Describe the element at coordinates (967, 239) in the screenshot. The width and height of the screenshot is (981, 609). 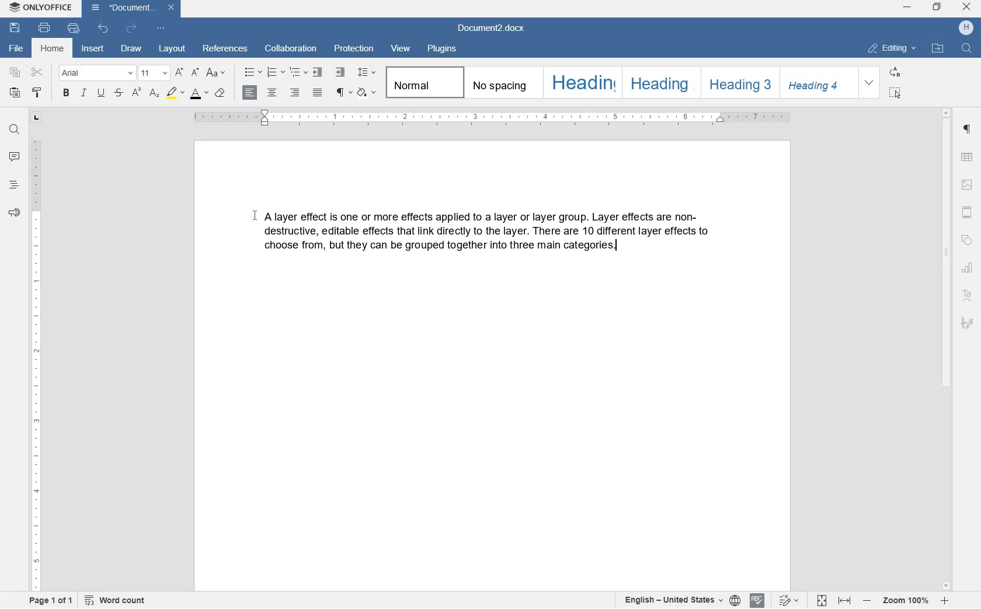
I see `shapes` at that location.